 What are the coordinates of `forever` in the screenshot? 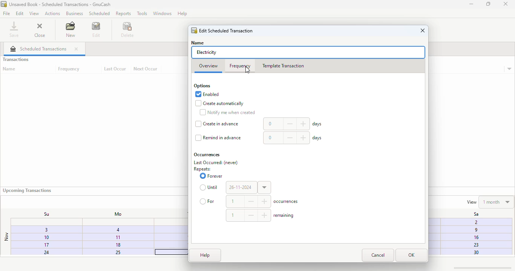 It's located at (211, 176).